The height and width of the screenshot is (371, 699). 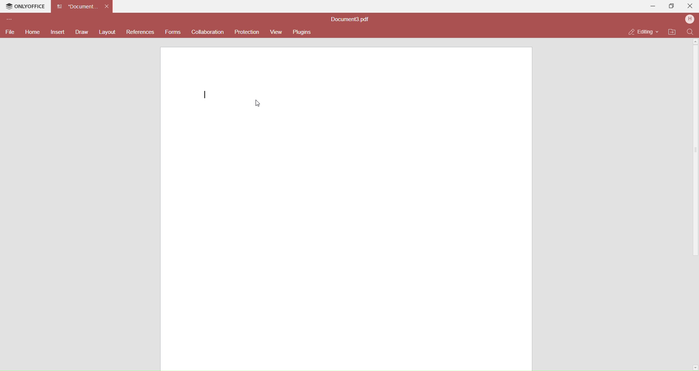 I want to click on View, so click(x=275, y=32).